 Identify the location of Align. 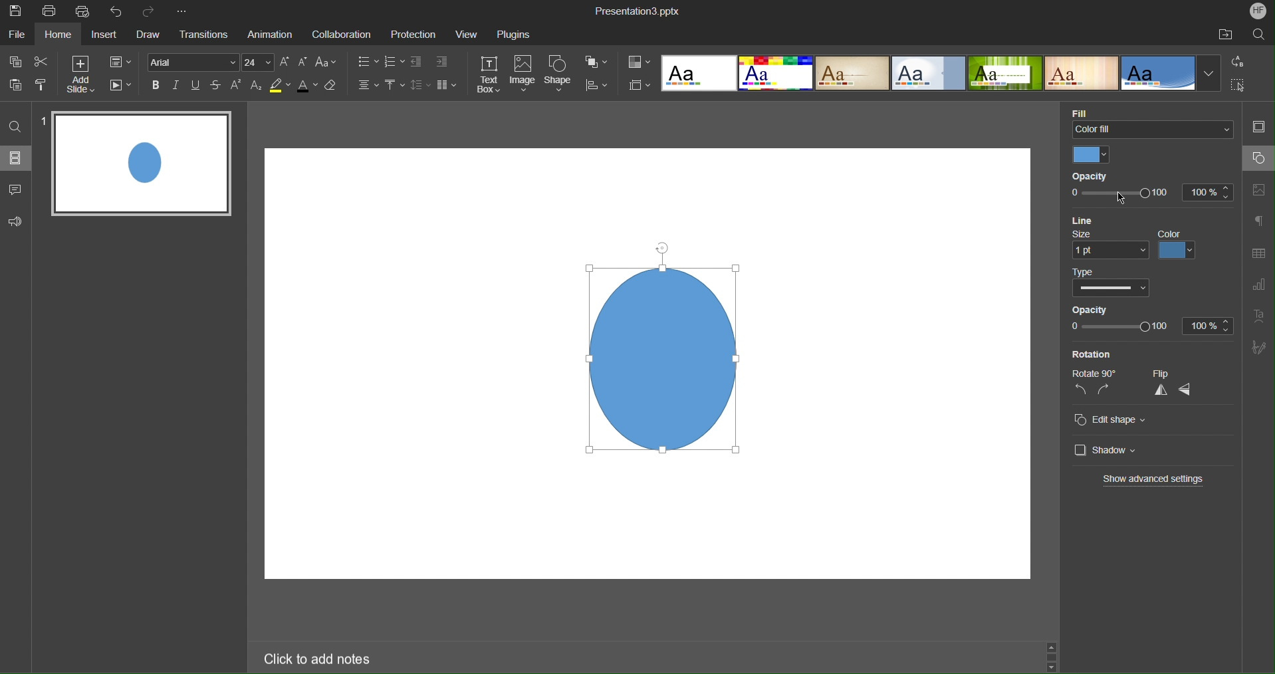
(601, 86).